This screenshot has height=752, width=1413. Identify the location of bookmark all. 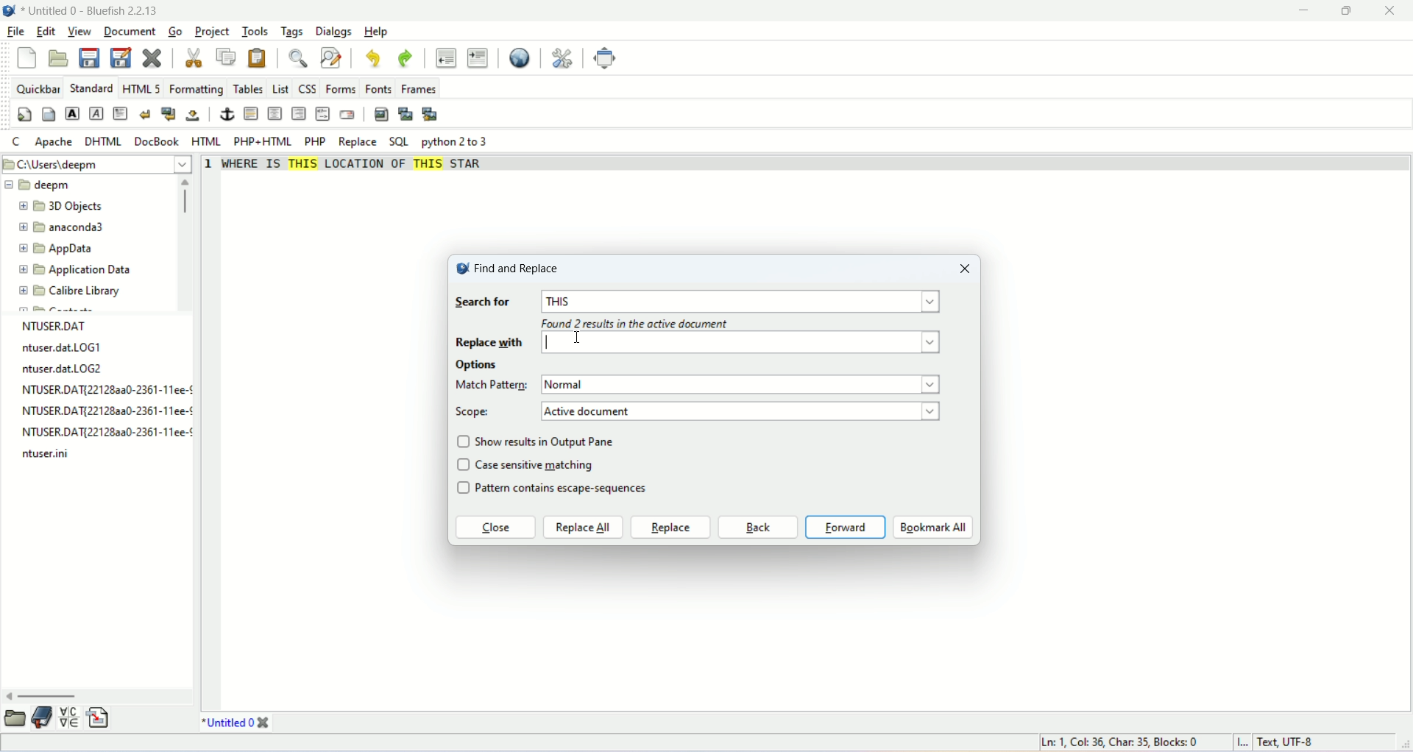
(933, 528).